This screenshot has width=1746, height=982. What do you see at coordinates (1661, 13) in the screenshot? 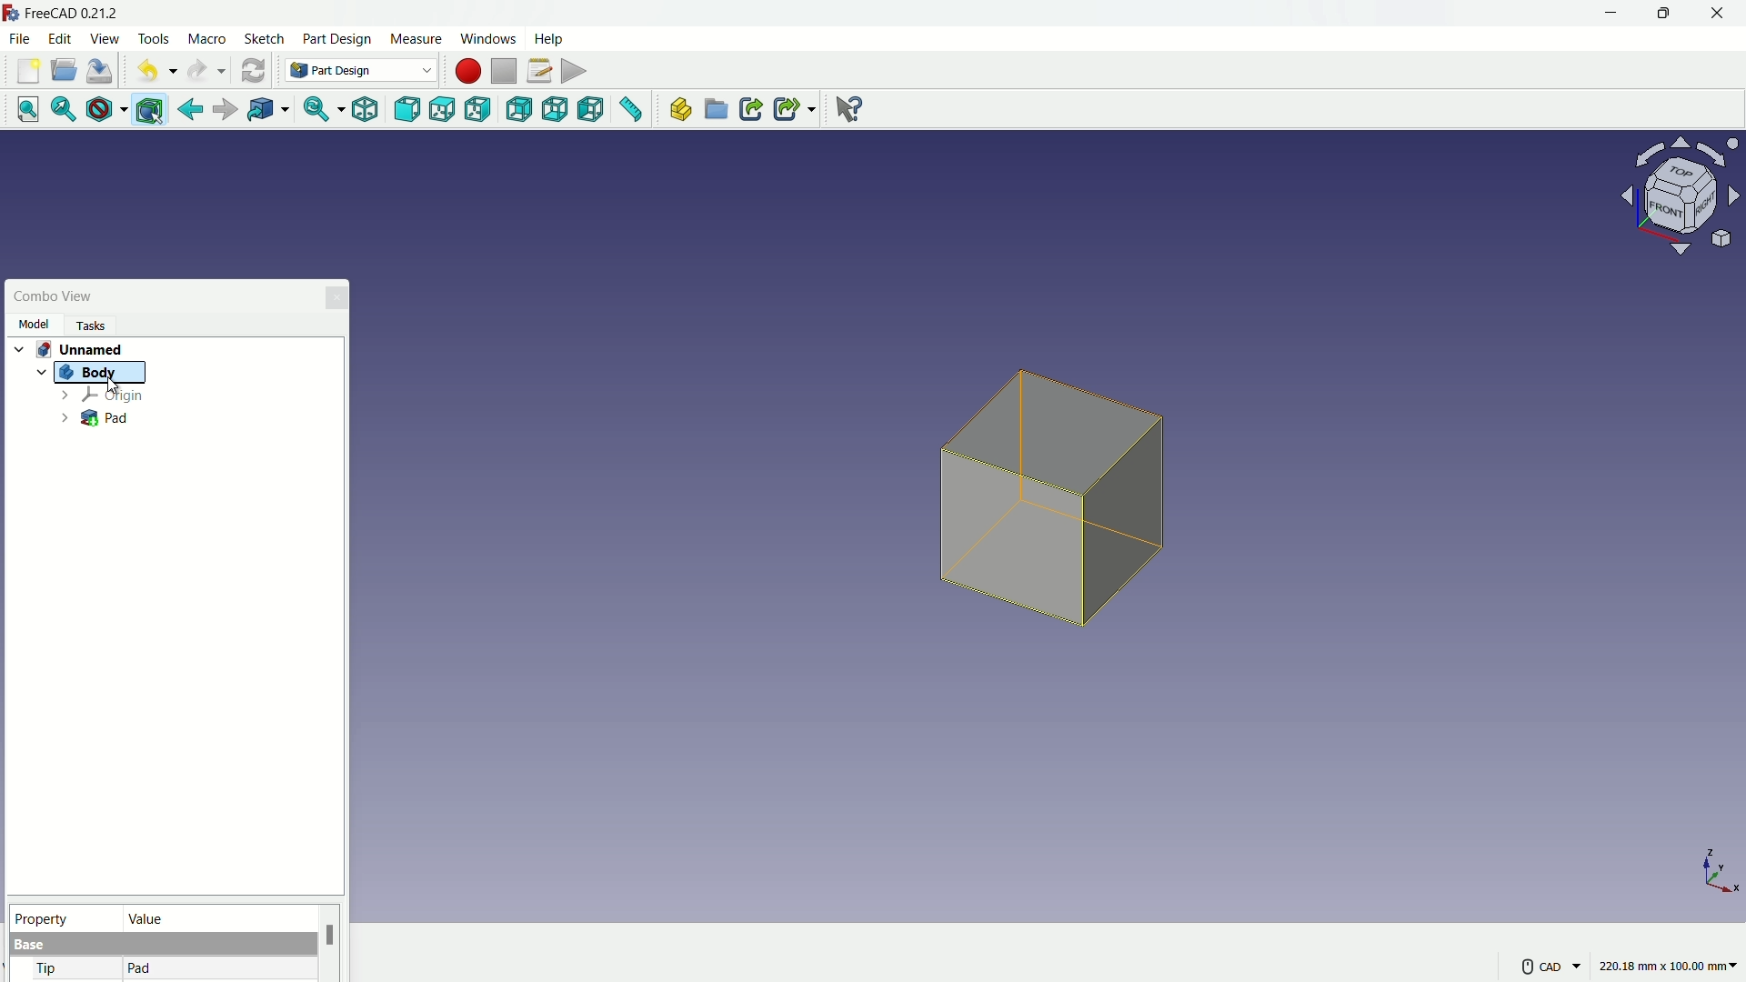
I see `maximize or restore` at bounding box center [1661, 13].